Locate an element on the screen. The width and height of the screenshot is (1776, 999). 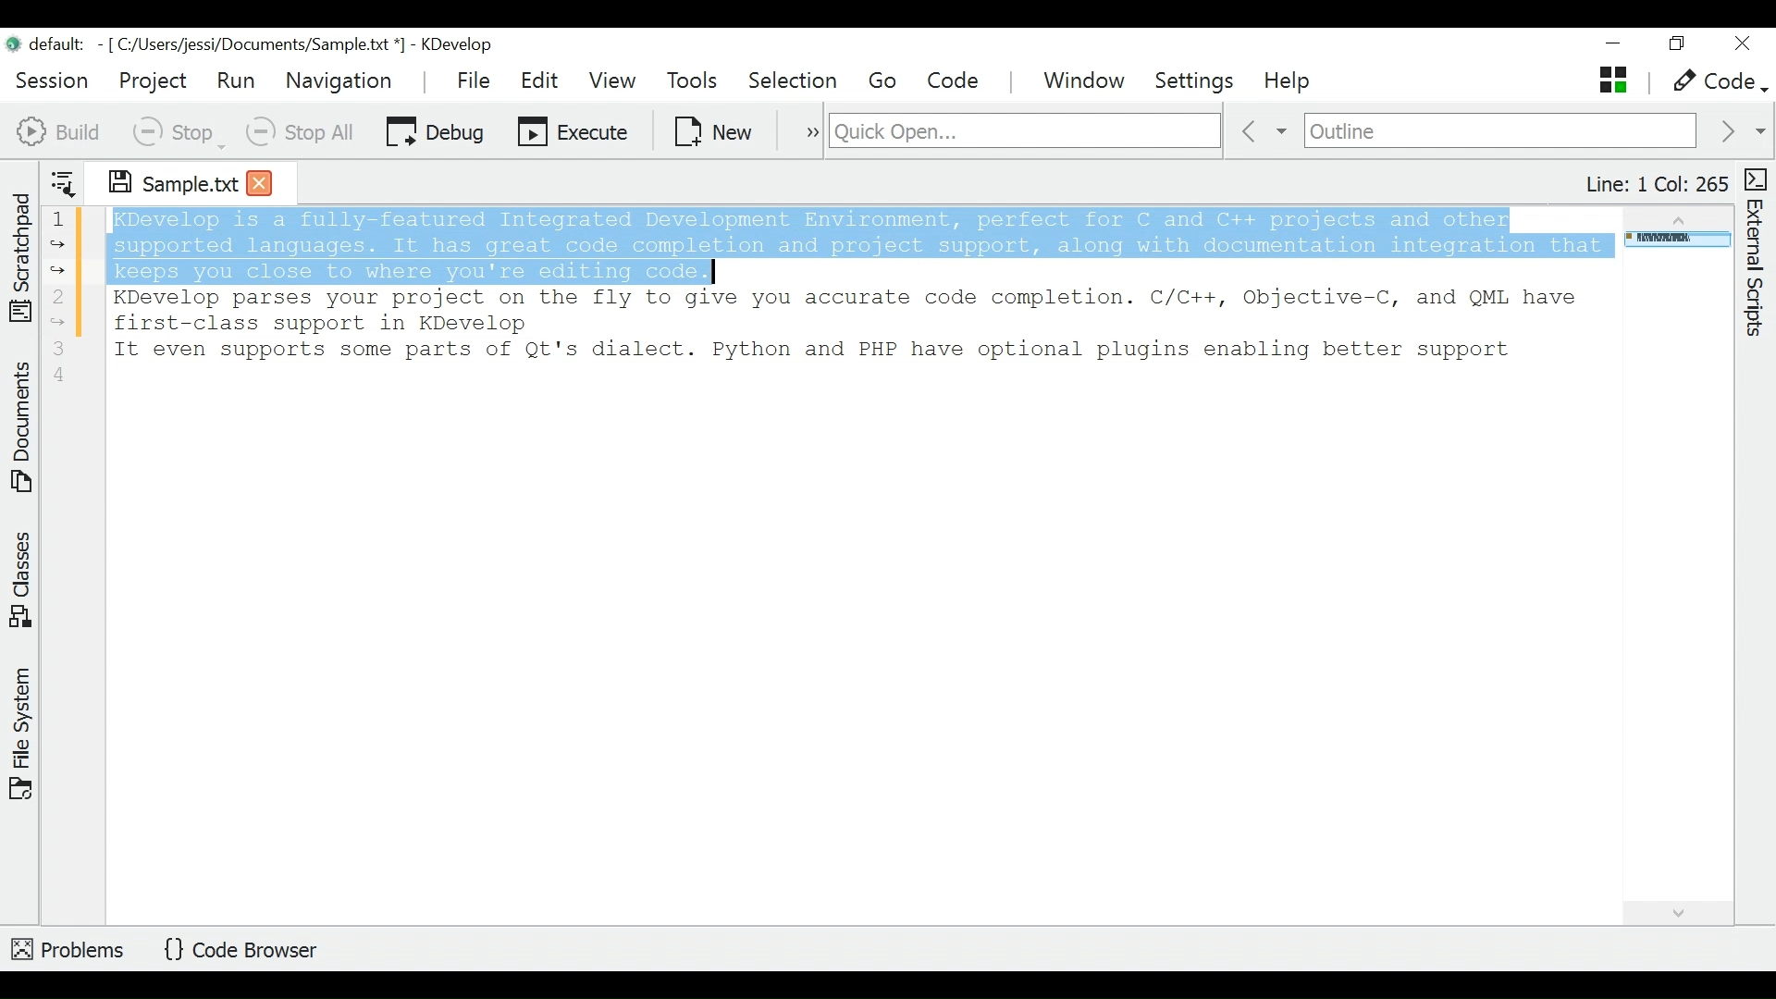
Settings is located at coordinates (1201, 81).